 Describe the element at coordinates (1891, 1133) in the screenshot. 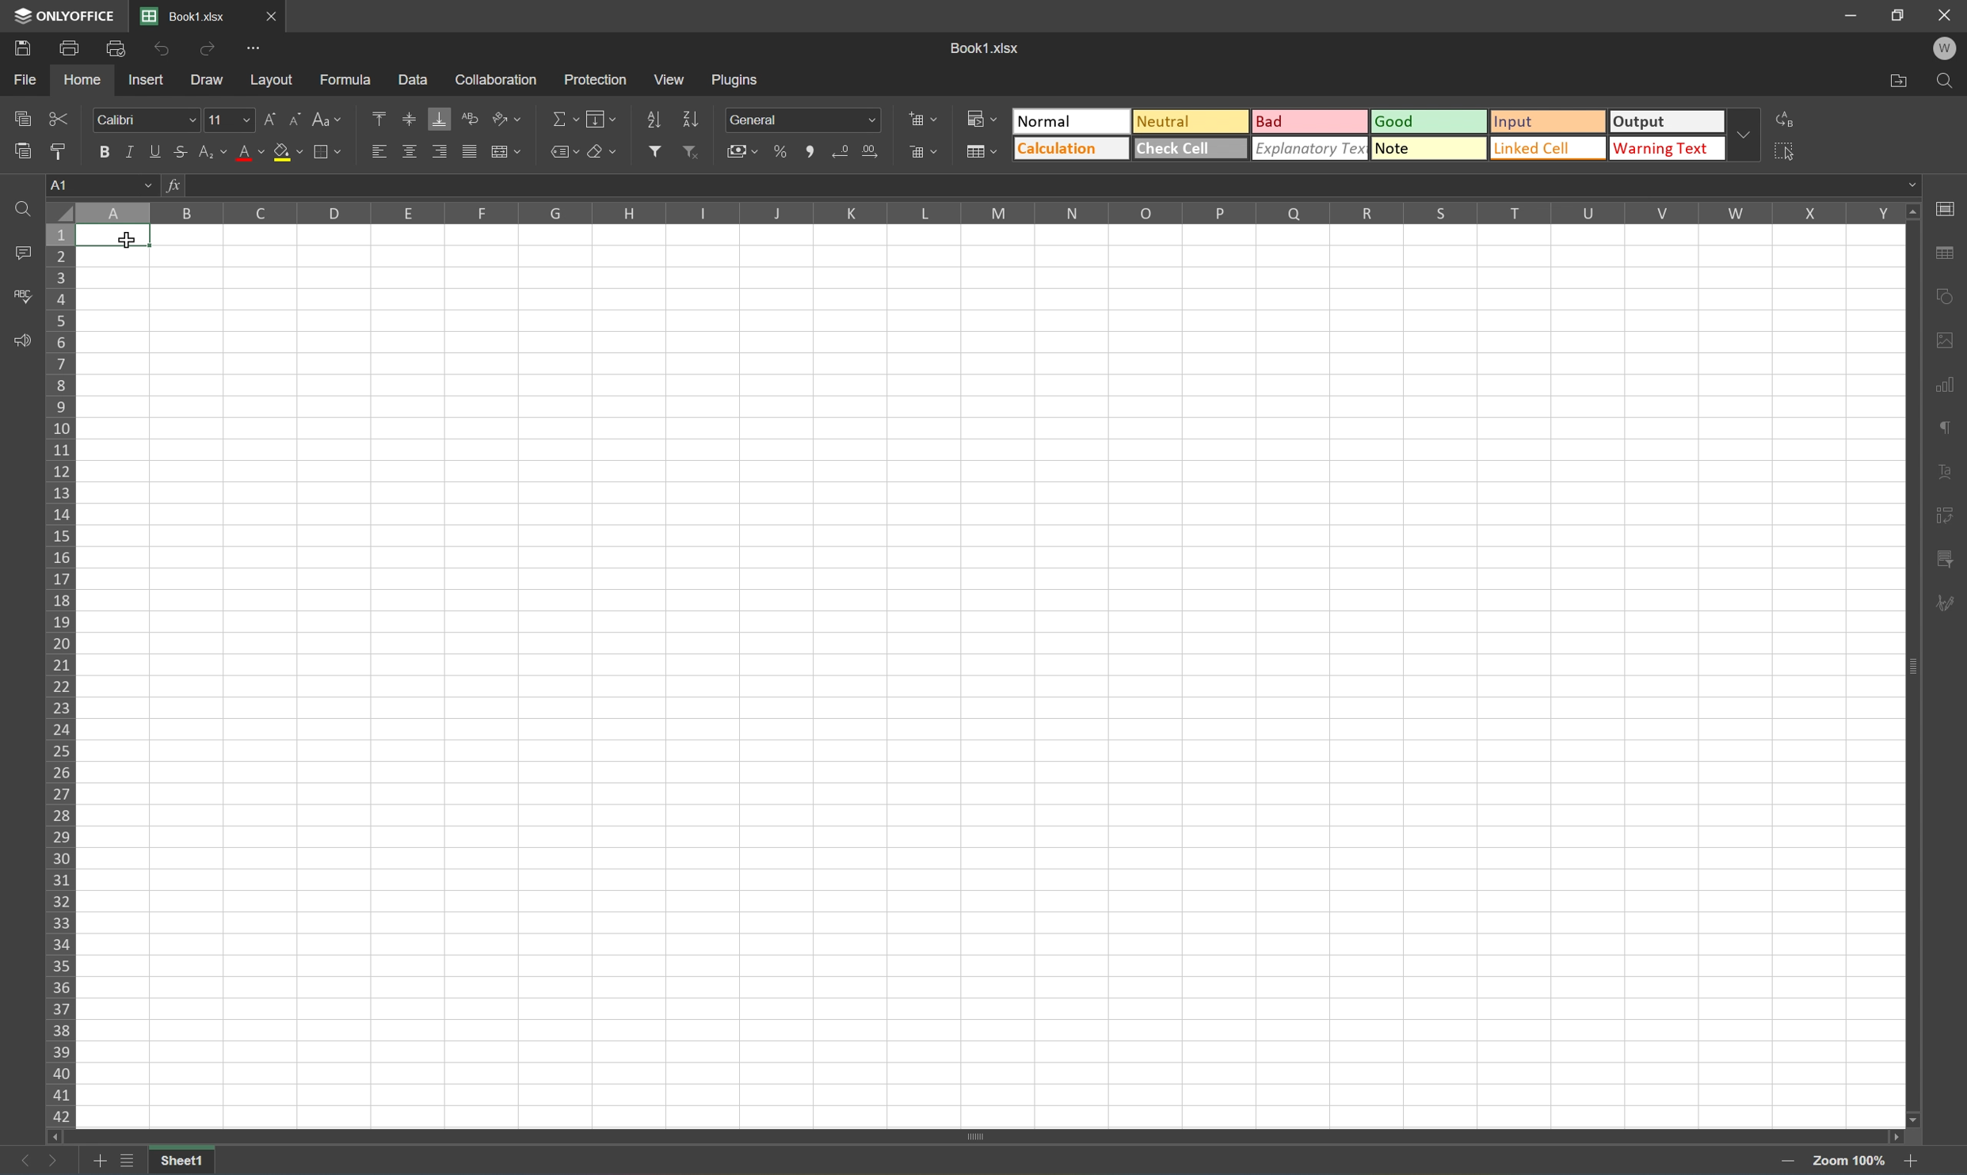

I see `Scroll right` at that location.